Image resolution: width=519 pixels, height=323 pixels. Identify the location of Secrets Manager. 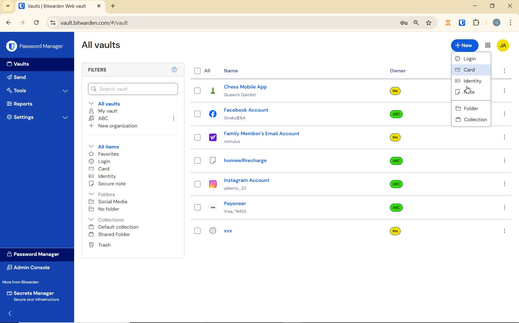
(35, 295).